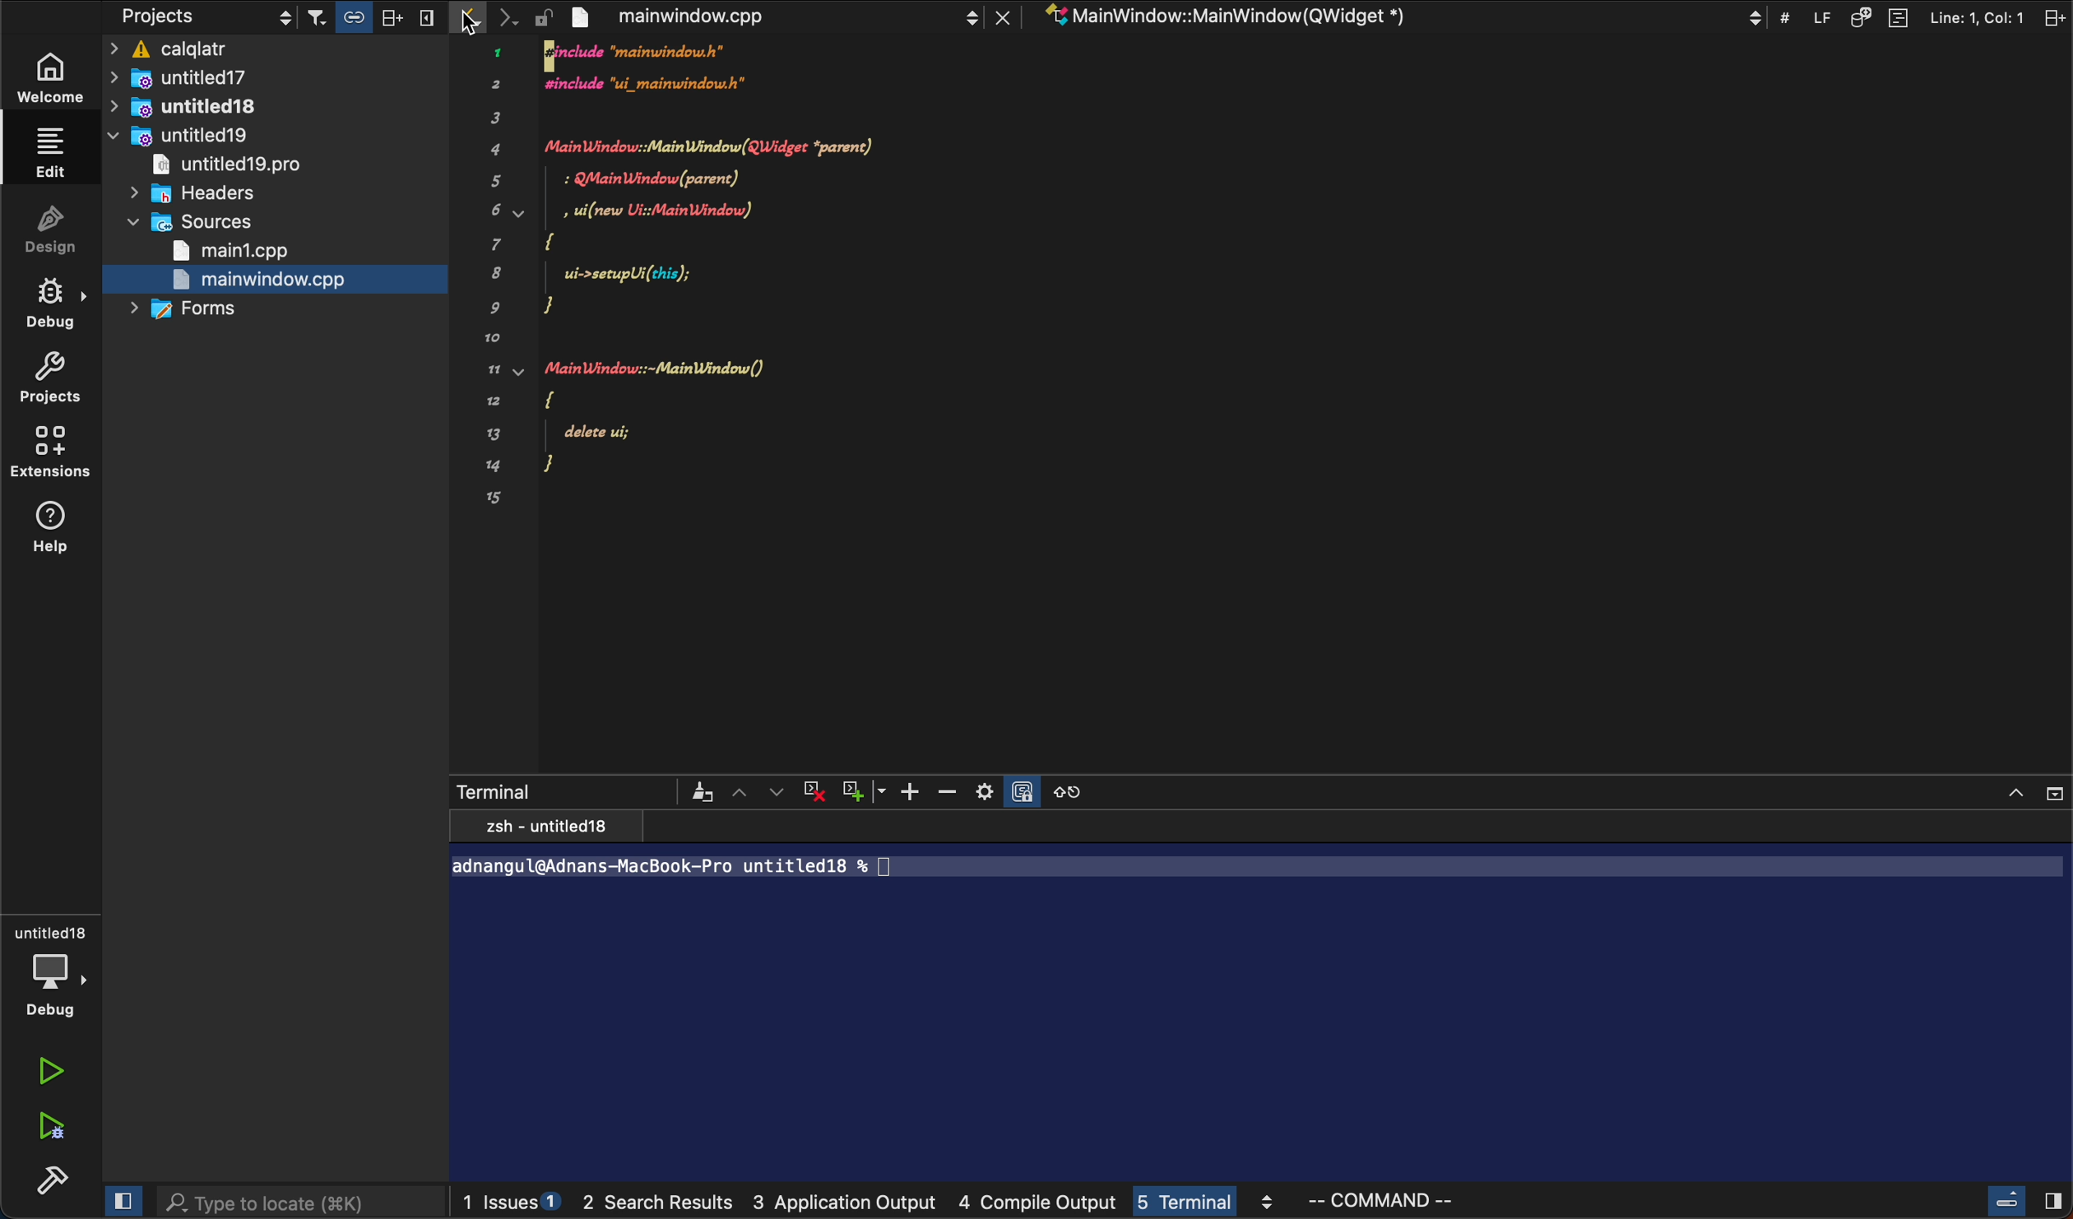  I want to click on close, so click(2028, 790).